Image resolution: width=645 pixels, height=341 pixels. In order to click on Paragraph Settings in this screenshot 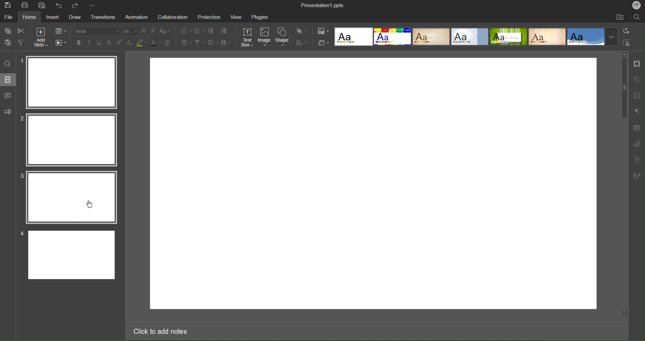, I will do `click(636, 112)`.